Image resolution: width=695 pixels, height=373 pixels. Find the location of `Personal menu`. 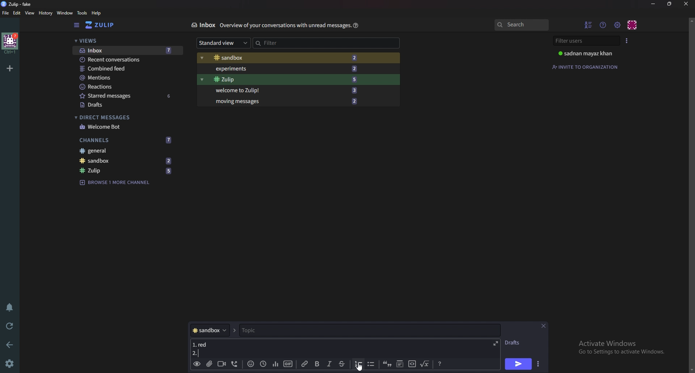

Personal menu is located at coordinates (633, 24).